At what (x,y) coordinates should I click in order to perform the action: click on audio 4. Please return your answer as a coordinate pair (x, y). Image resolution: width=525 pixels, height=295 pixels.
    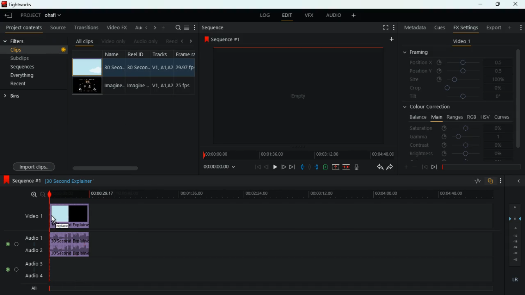
    Looking at the image, I should click on (33, 277).